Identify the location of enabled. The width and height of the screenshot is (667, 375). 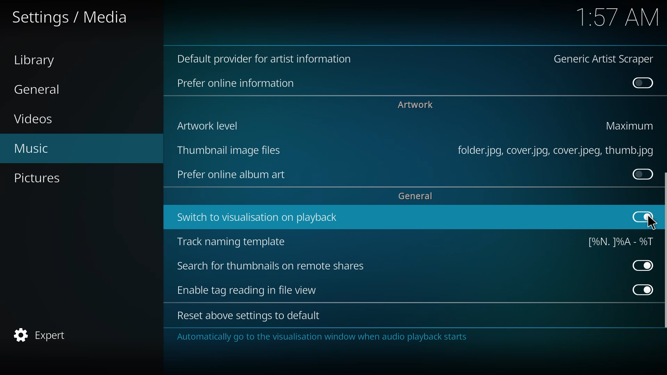
(641, 216).